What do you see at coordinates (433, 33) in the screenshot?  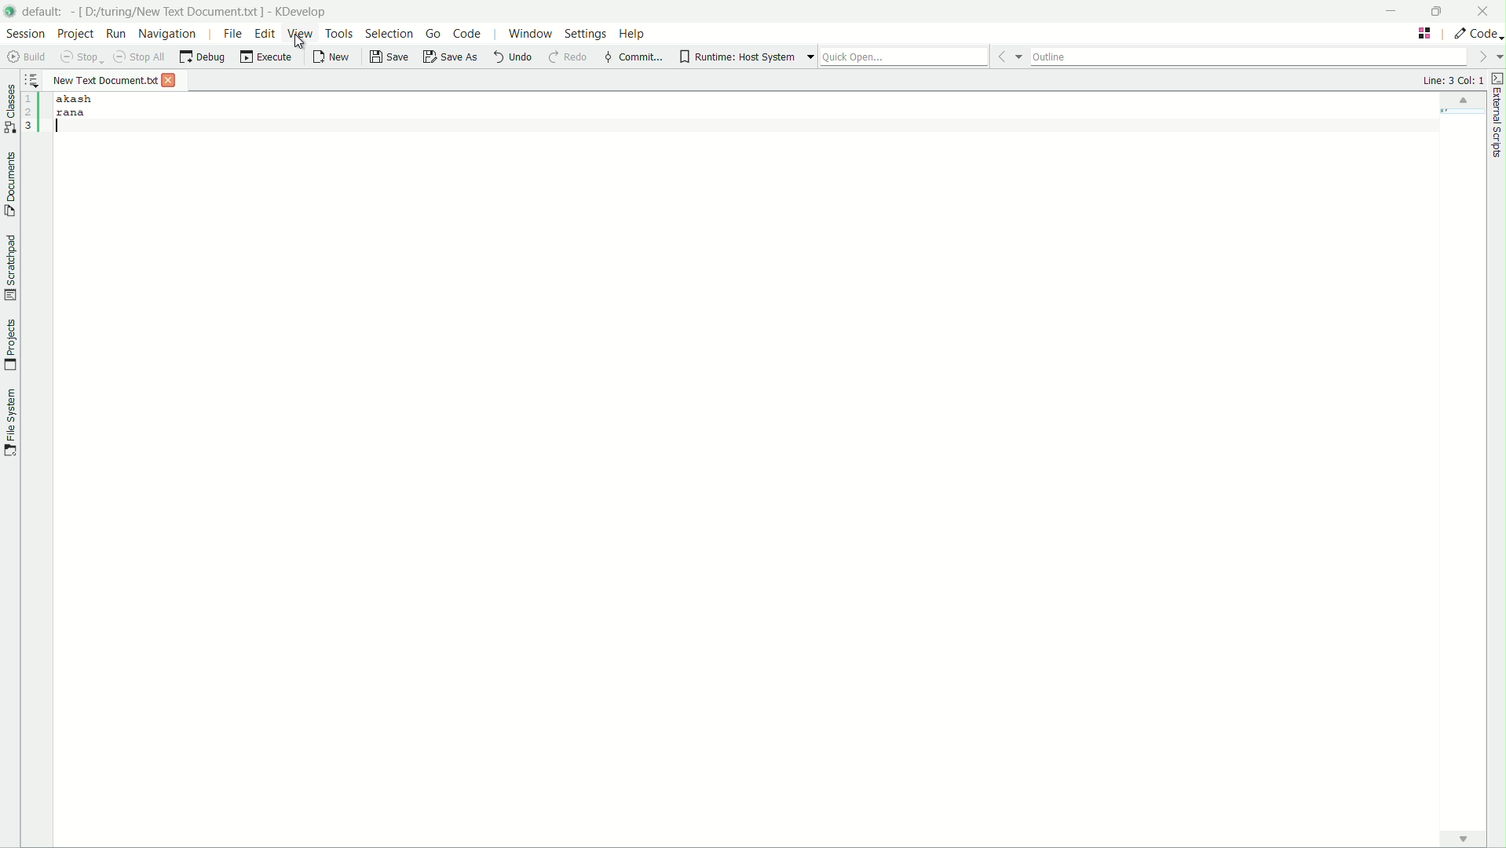 I see `go menu` at bounding box center [433, 33].